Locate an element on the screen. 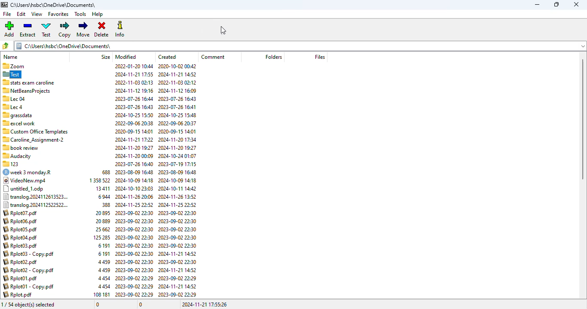  123 is located at coordinates (10, 164).